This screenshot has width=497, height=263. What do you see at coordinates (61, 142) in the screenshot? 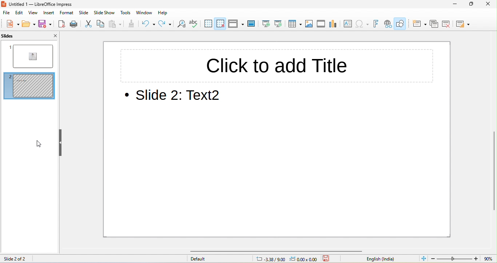
I see `hide` at bounding box center [61, 142].